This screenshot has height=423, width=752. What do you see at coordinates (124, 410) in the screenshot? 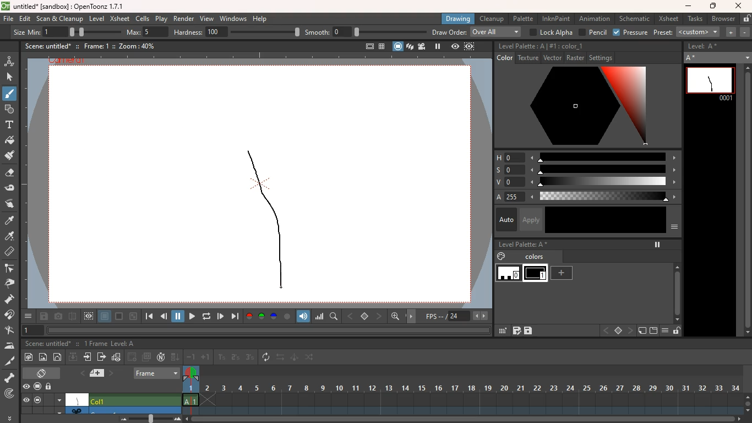
I see `another scenario` at bounding box center [124, 410].